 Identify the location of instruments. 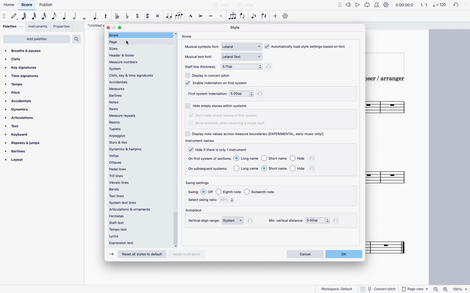
(39, 27).